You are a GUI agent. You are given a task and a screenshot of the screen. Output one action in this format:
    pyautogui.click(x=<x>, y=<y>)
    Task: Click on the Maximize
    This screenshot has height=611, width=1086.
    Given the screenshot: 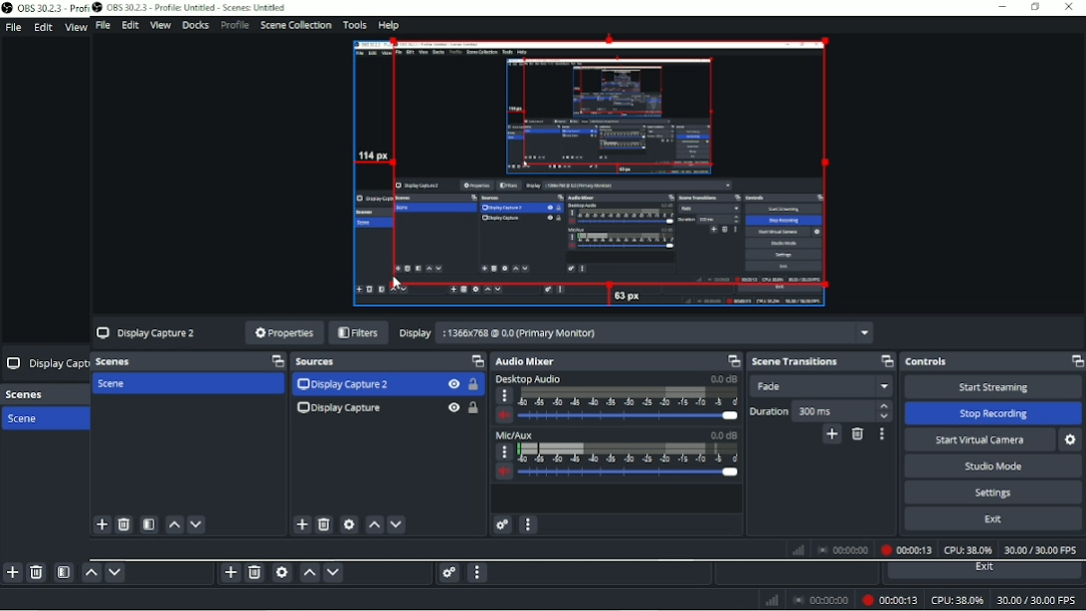 What is the action you would take?
    pyautogui.click(x=887, y=361)
    